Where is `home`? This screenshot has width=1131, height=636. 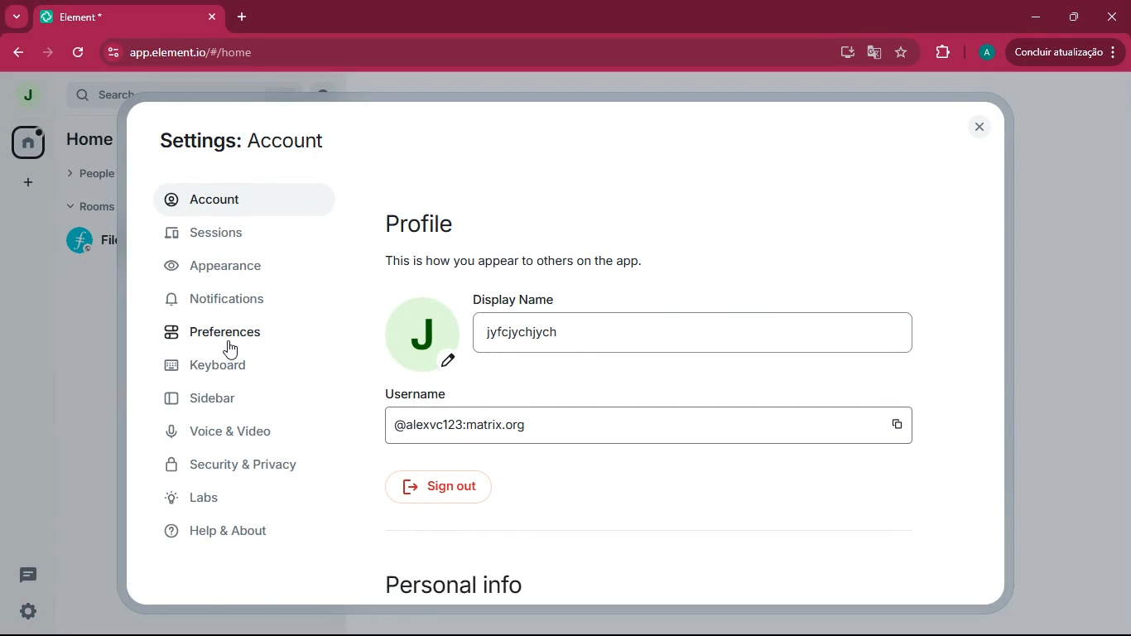
home is located at coordinates (27, 142).